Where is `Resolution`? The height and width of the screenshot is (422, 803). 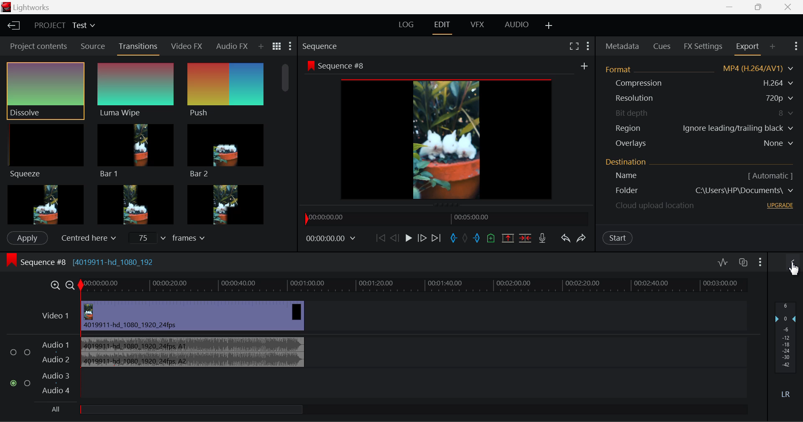
Resolution is located at coordinates (698, 97).